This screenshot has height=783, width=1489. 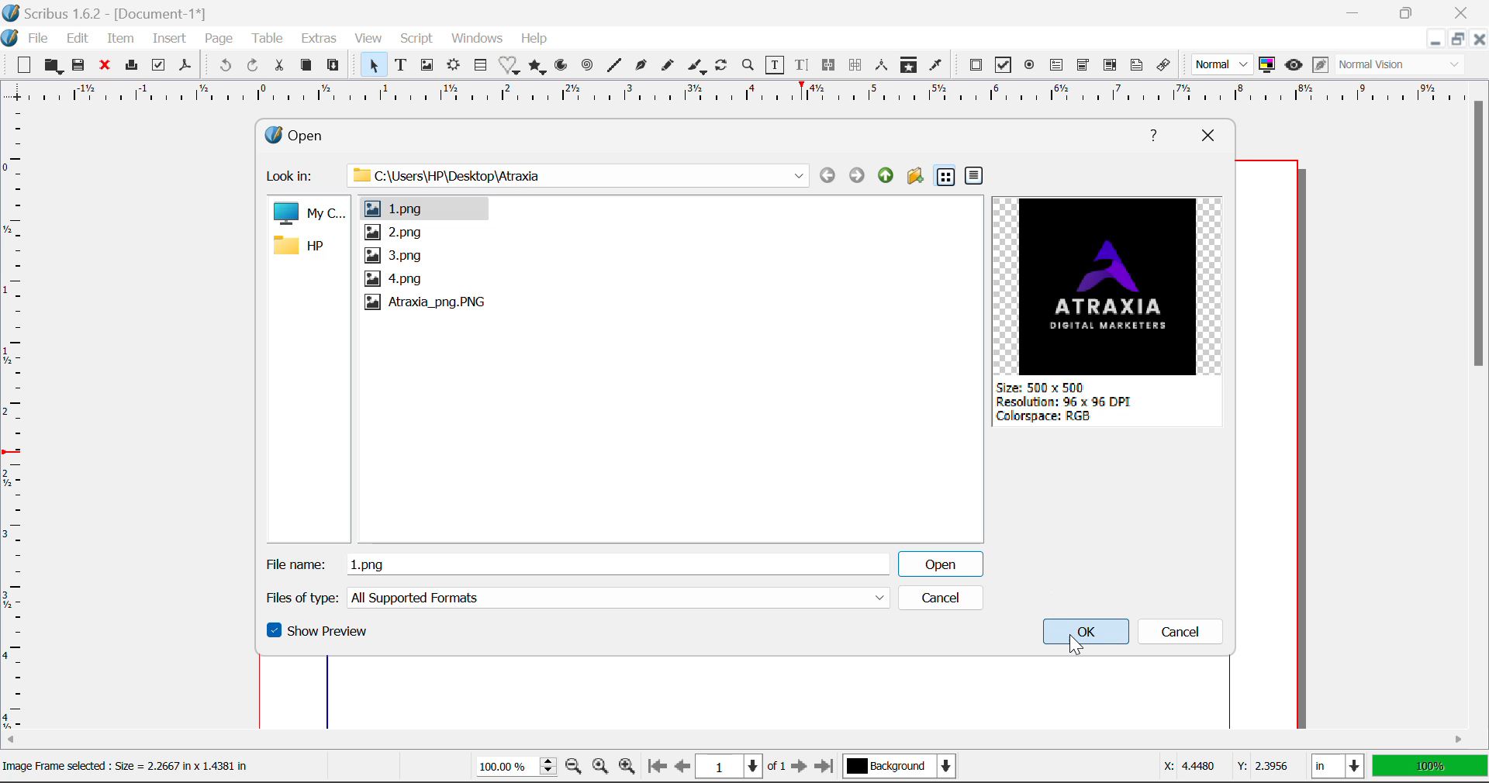 What do you see at coordinates (588, 66) in the screenshot?
I see `Spiral` at bounding box center [588, 66].